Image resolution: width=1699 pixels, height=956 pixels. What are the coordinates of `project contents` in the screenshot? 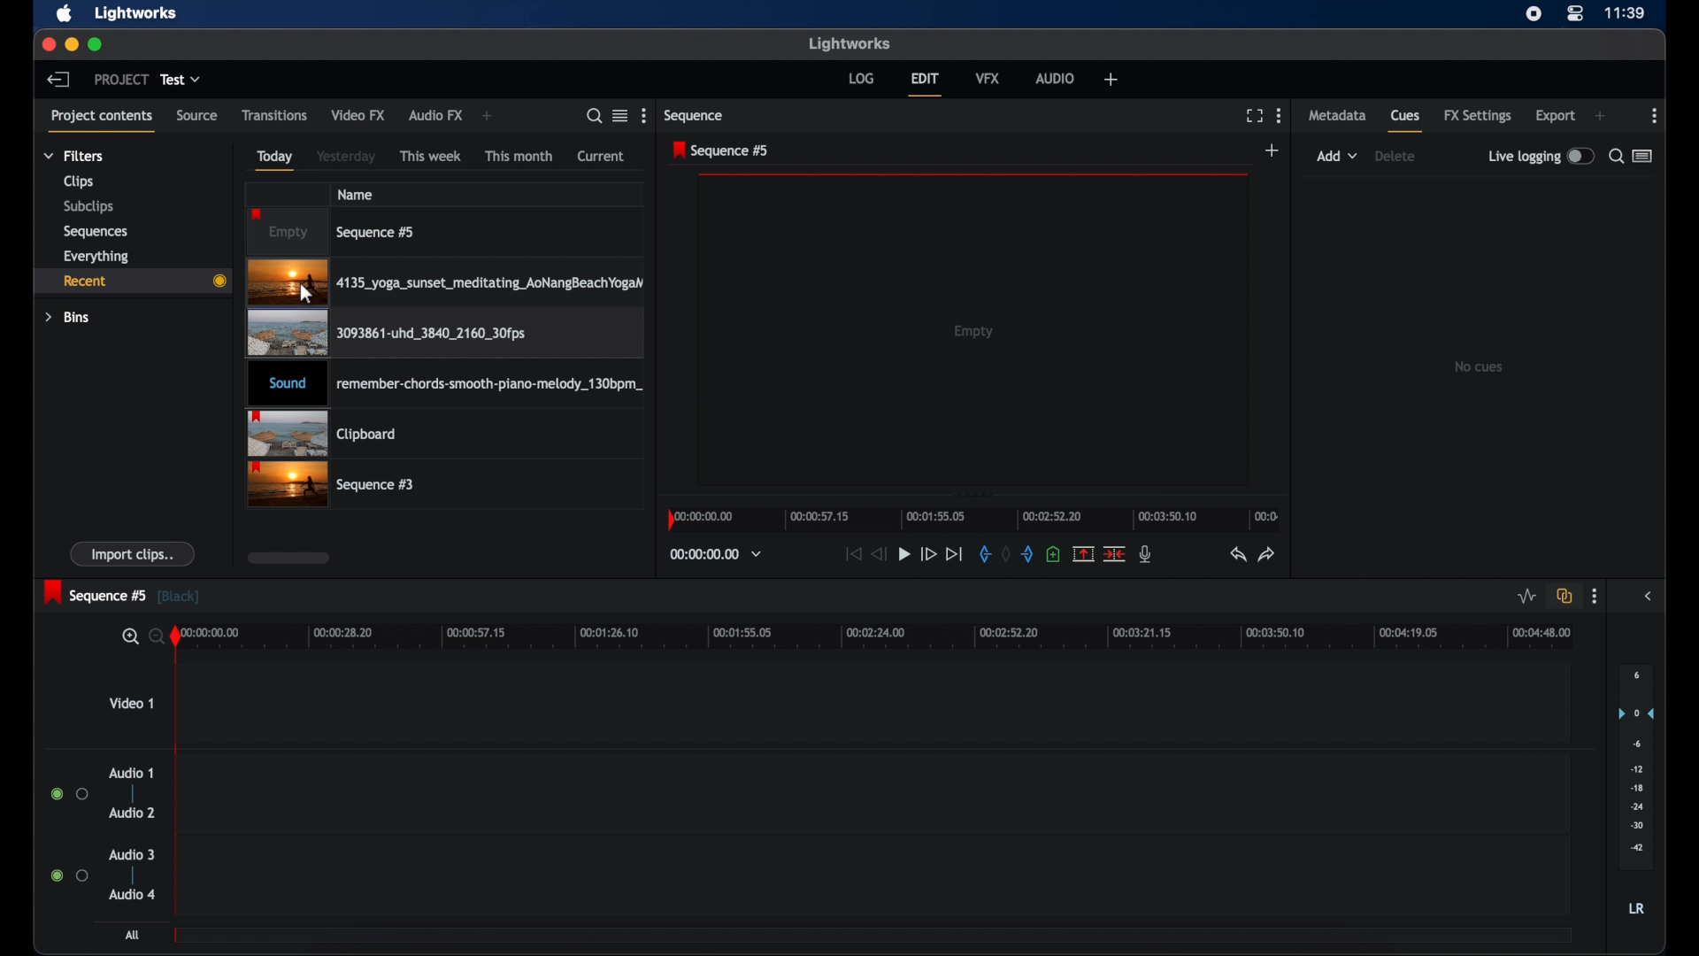 It's located at (102, 121).